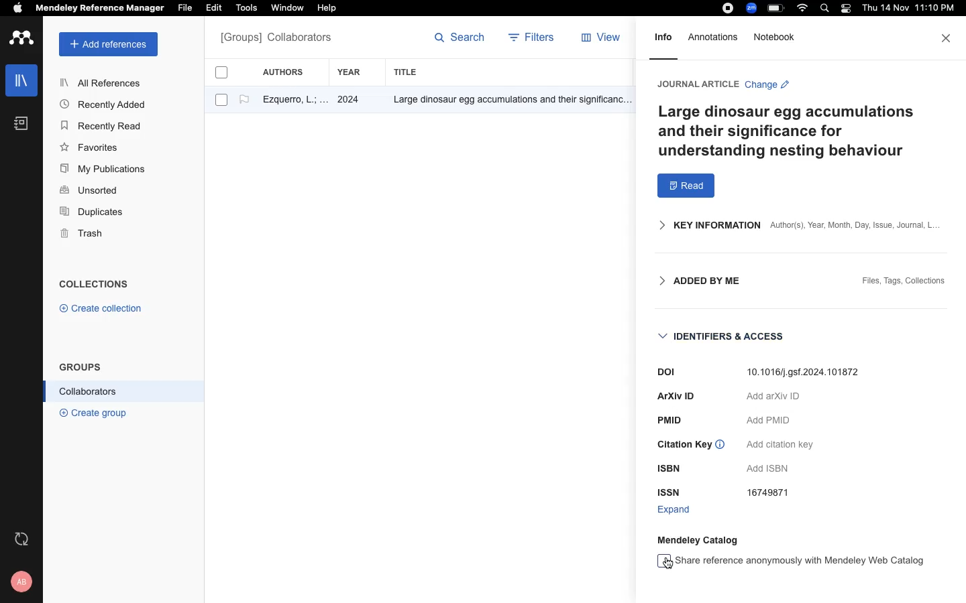 The width and height of the screenshot is (966, 603). What do you see at coordinates (184, 7) in the screenshot?
I see `File` at bounding box center [184, 7].